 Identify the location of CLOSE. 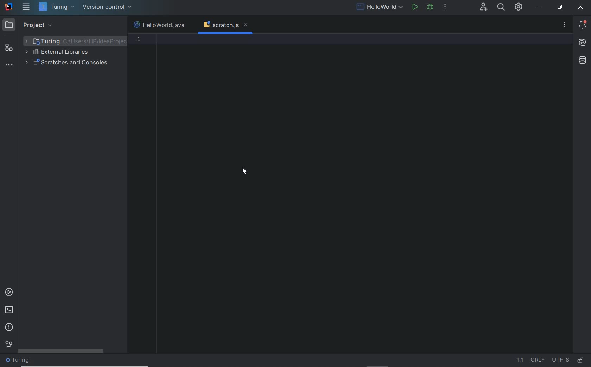
(582, 7).